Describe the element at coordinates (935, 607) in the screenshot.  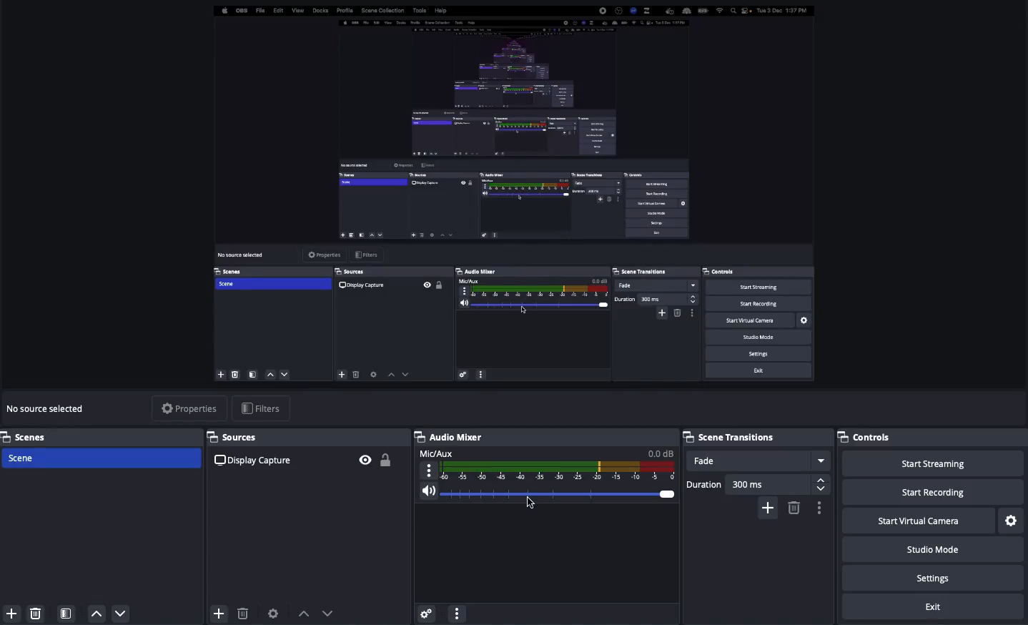
I see `Exit` at that location.